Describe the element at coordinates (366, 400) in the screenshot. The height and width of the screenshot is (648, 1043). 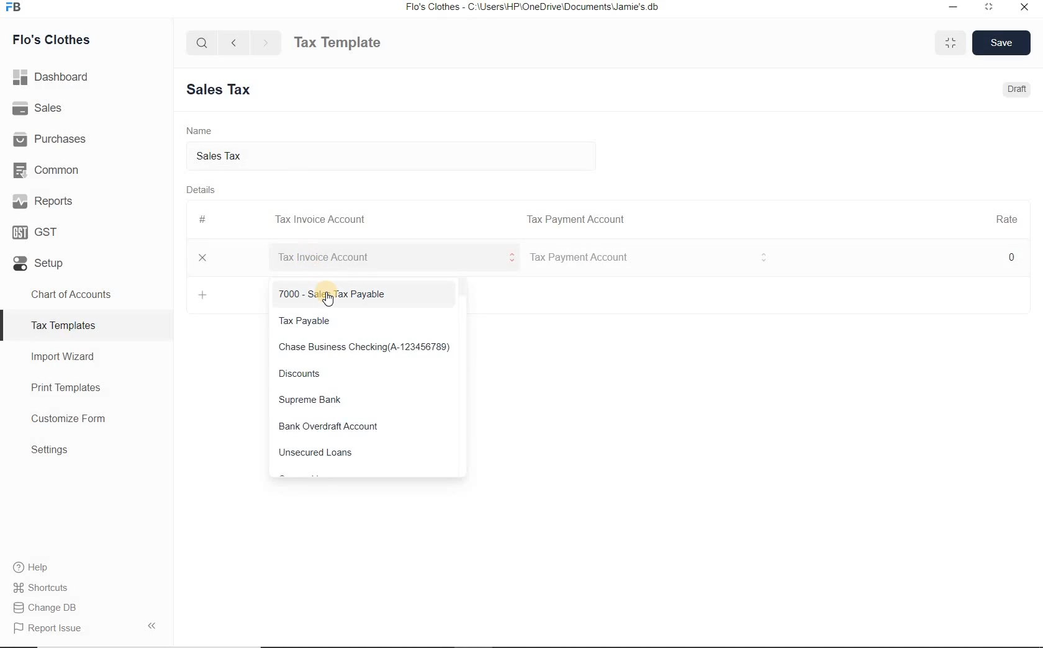
I see `Supreme Bank` at that location.